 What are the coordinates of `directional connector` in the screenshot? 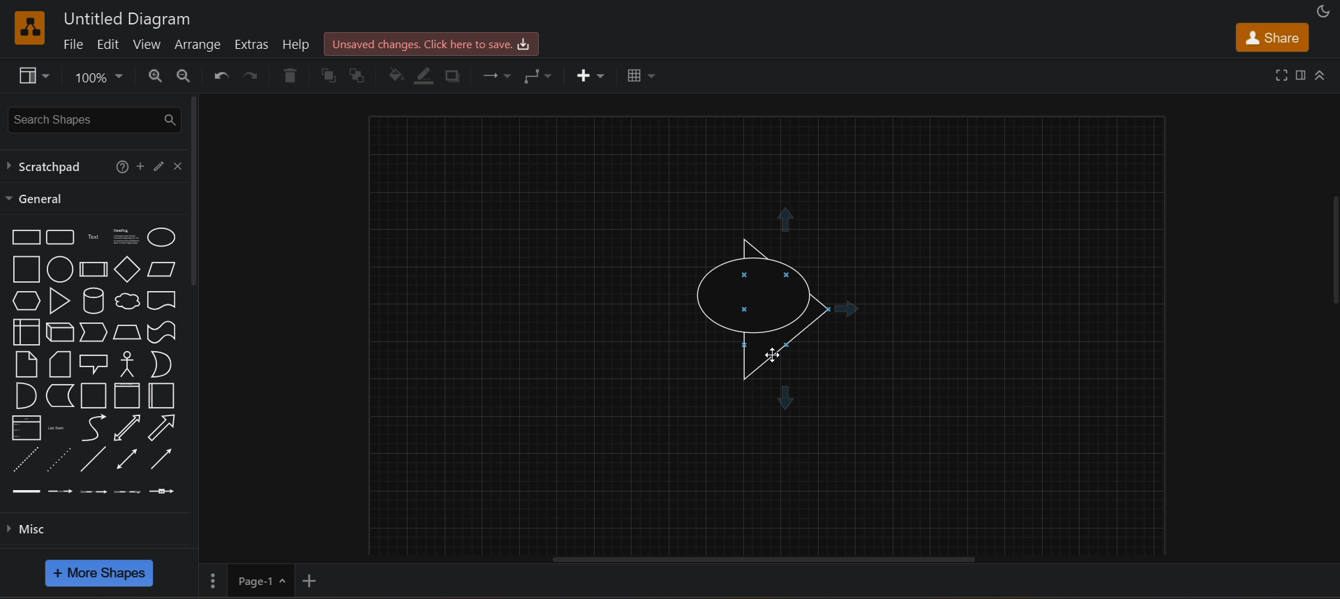 It's located at (161, 459).